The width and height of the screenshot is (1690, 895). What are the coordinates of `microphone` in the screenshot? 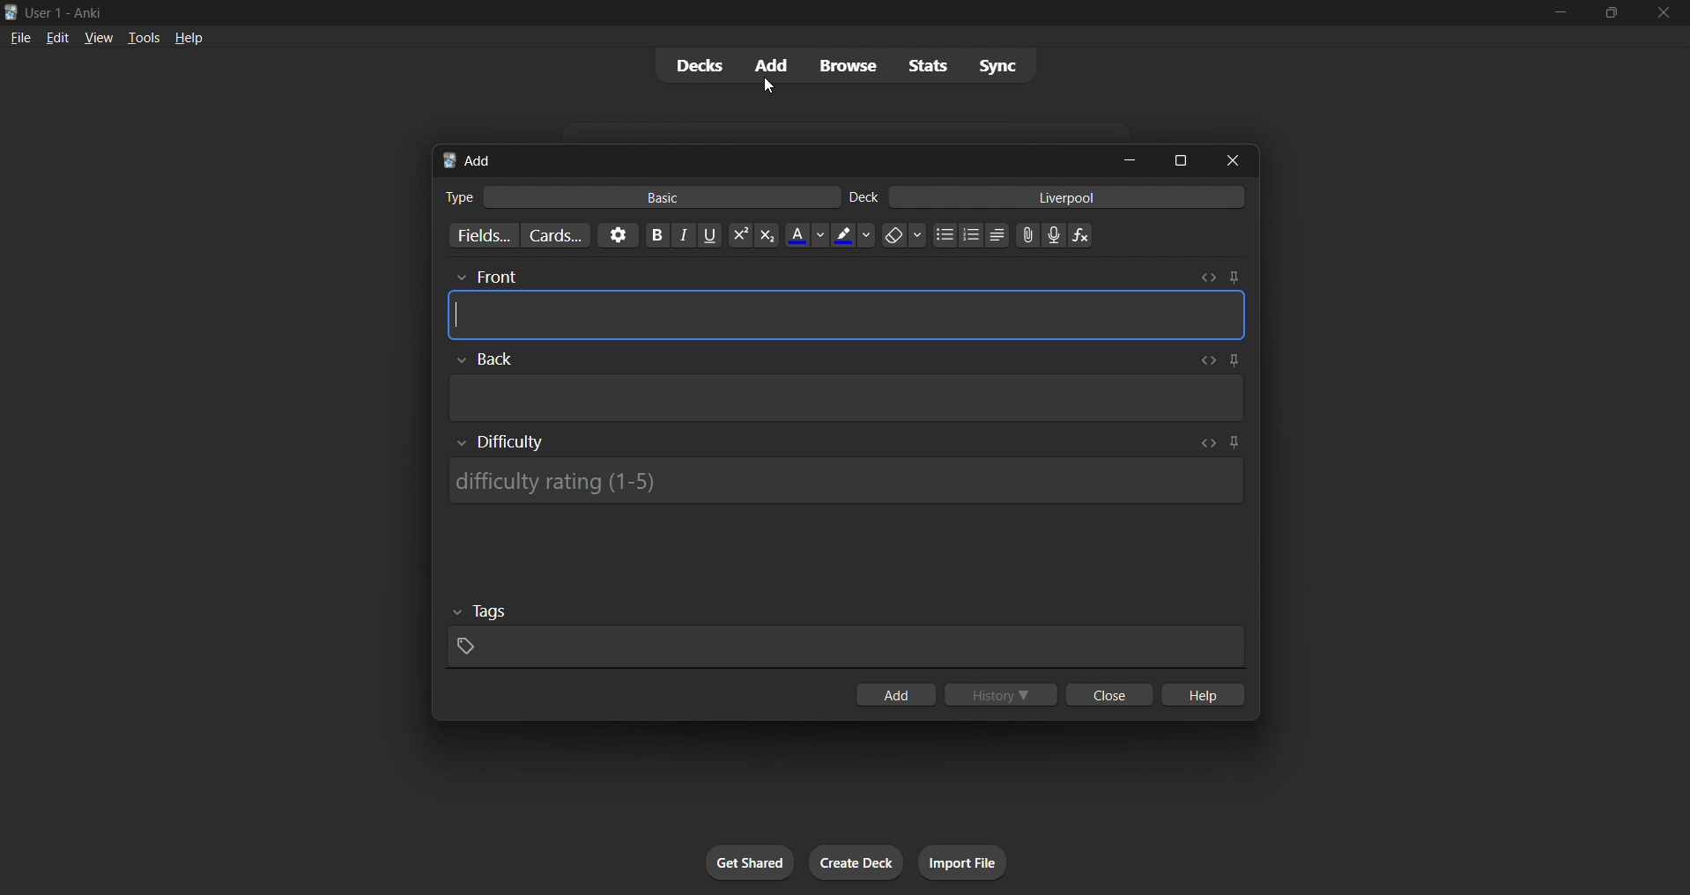 It's located at (1055, 236).